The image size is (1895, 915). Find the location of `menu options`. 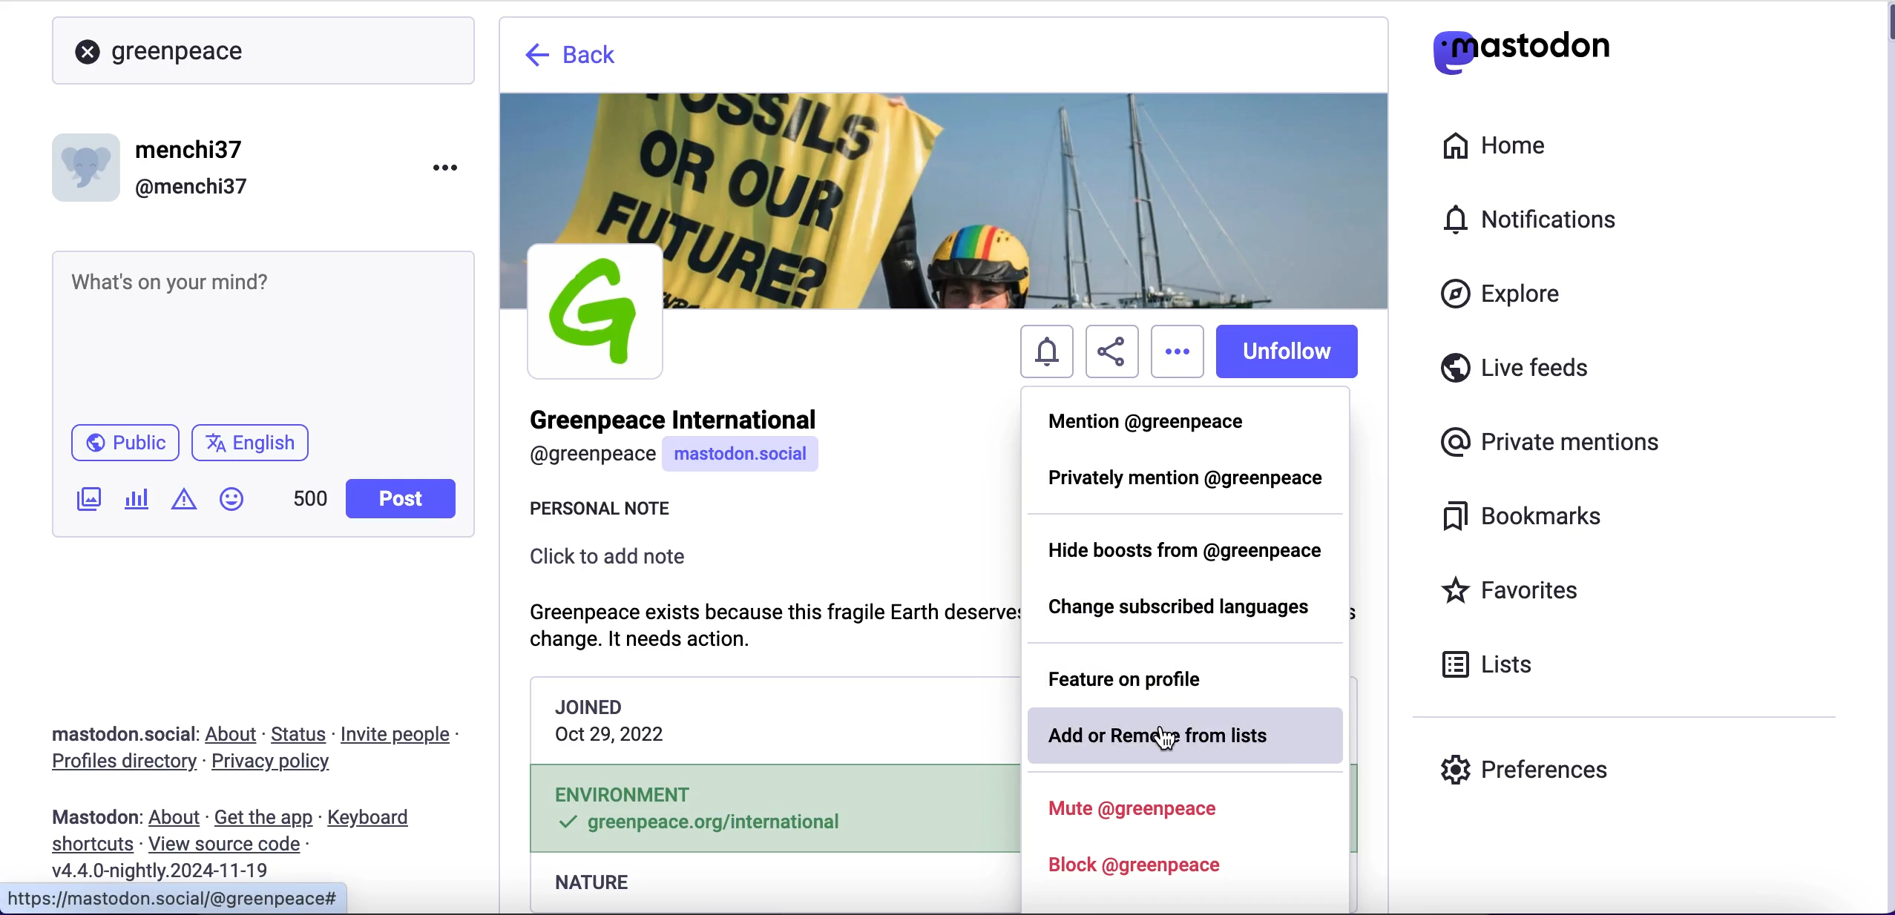

menu options is located at coordinates (450, 166).